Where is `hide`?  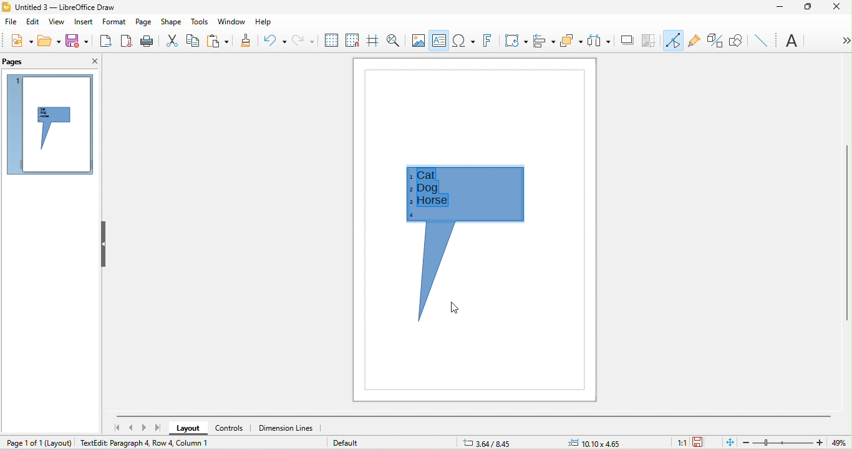
hide is located at coordinates (102, 244).